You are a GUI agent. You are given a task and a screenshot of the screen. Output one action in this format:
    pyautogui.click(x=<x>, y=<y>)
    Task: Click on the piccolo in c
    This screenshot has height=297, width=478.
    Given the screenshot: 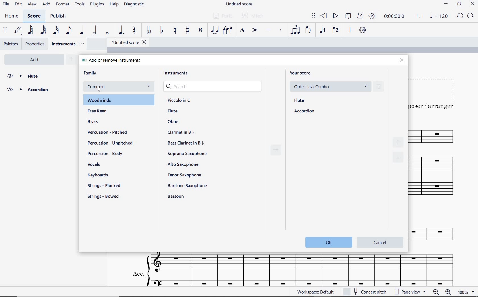 What is the action you would take?
    pyautogui.click(x=179, y=100)
    